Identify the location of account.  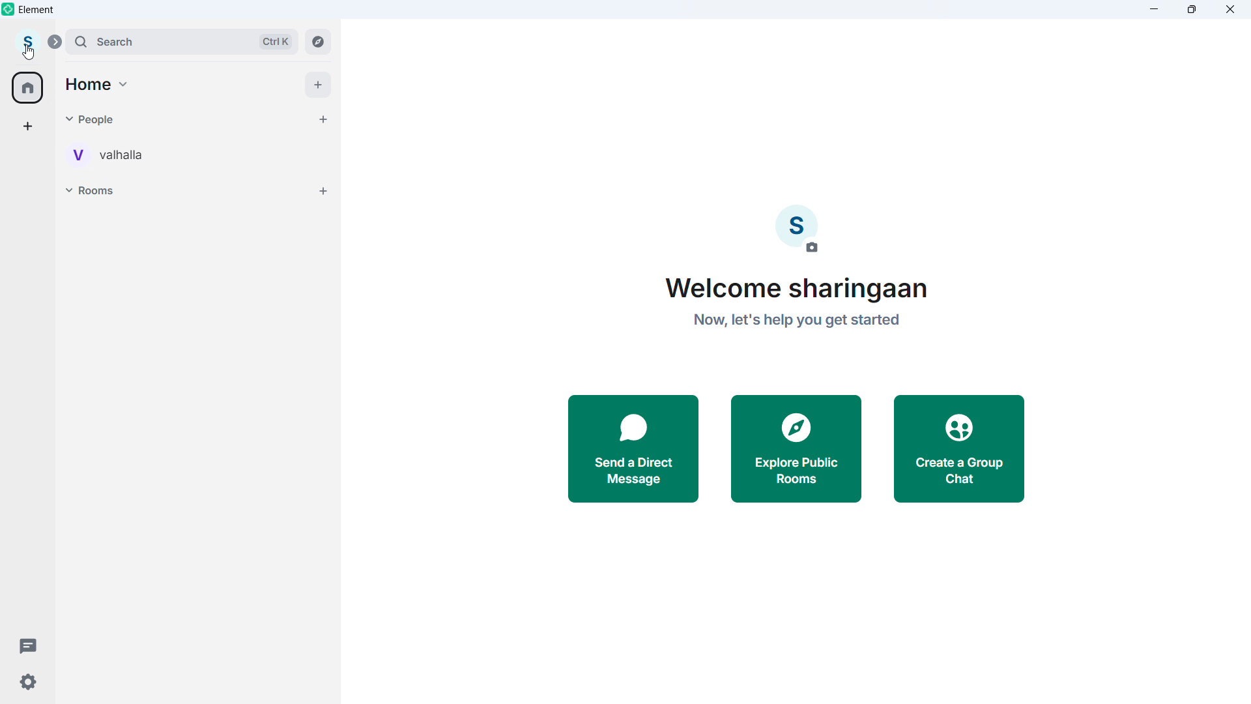
(28, 42).